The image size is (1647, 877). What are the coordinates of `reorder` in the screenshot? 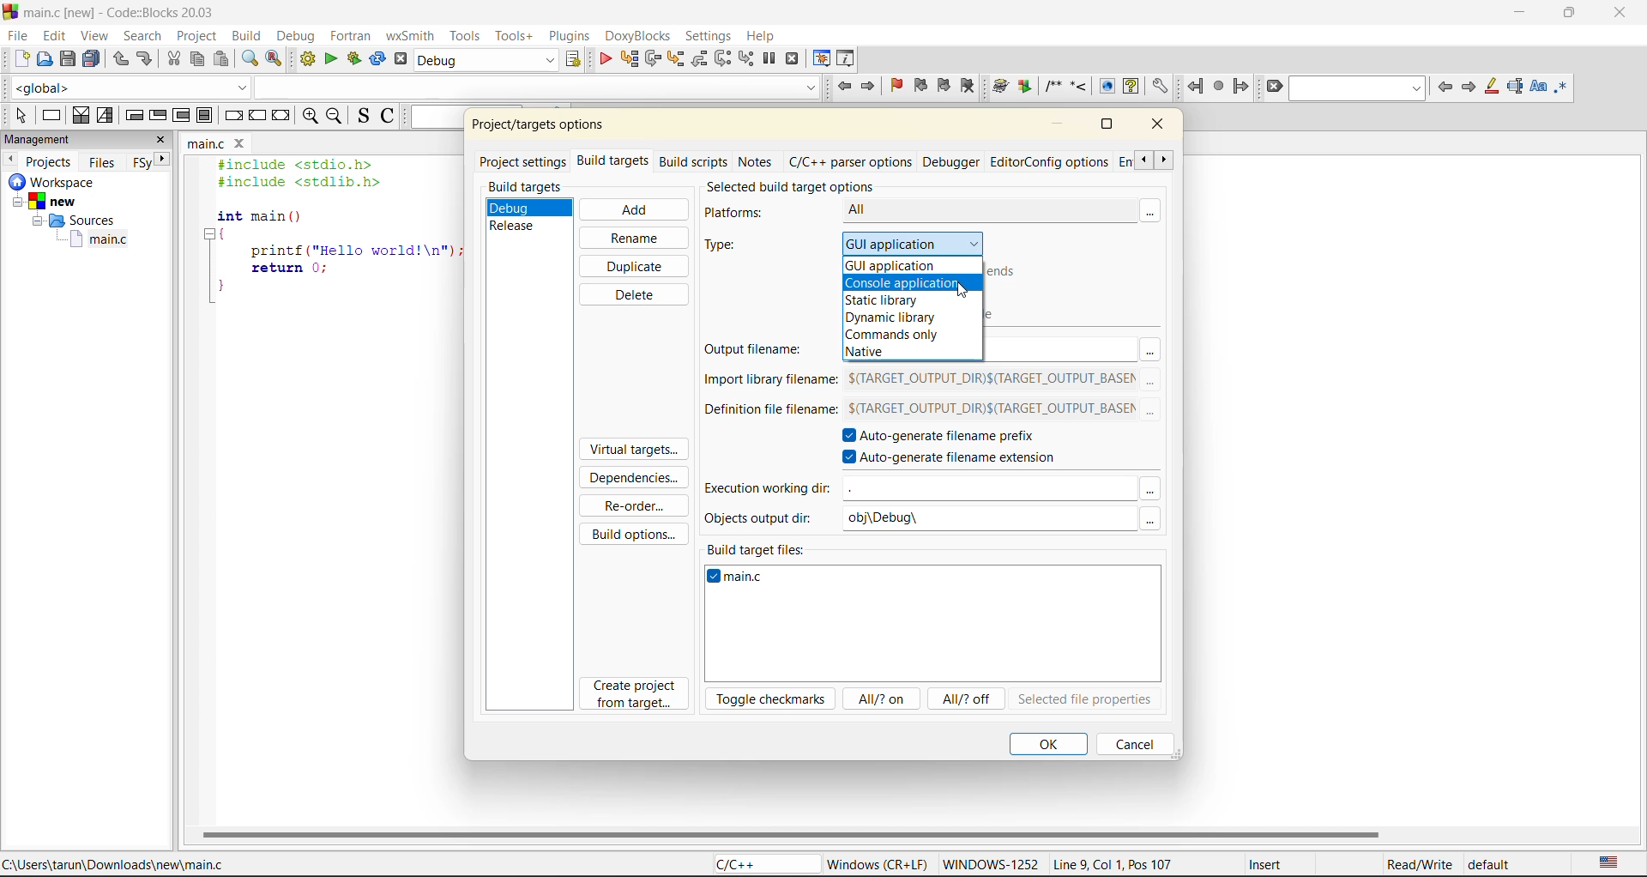 It's located at (634, 506).